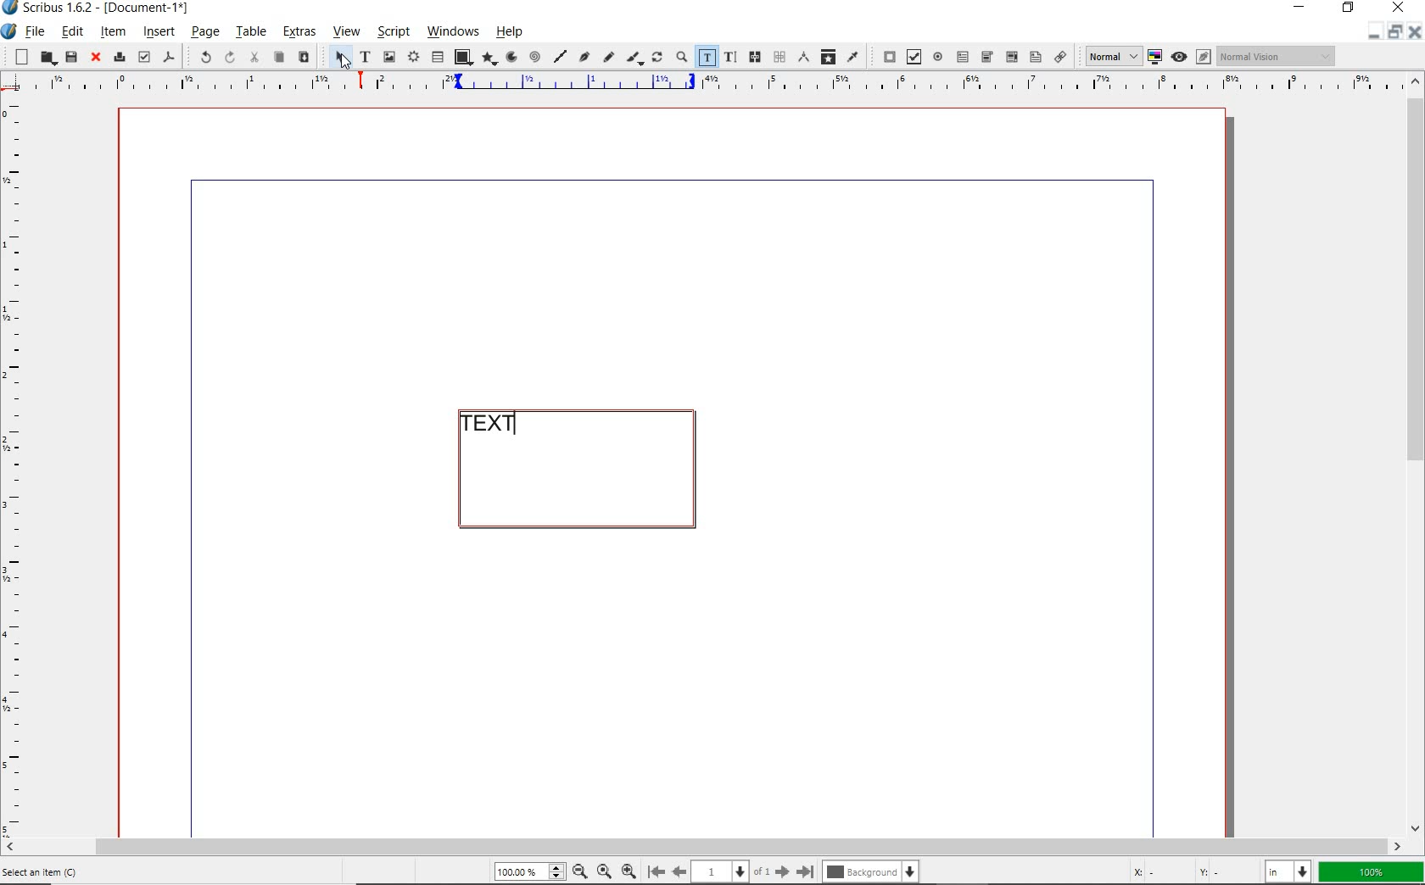  What do you see at coordinates (734, 872) in the screenshot?
I see `1 of 1` at bounding box center [734, 872].